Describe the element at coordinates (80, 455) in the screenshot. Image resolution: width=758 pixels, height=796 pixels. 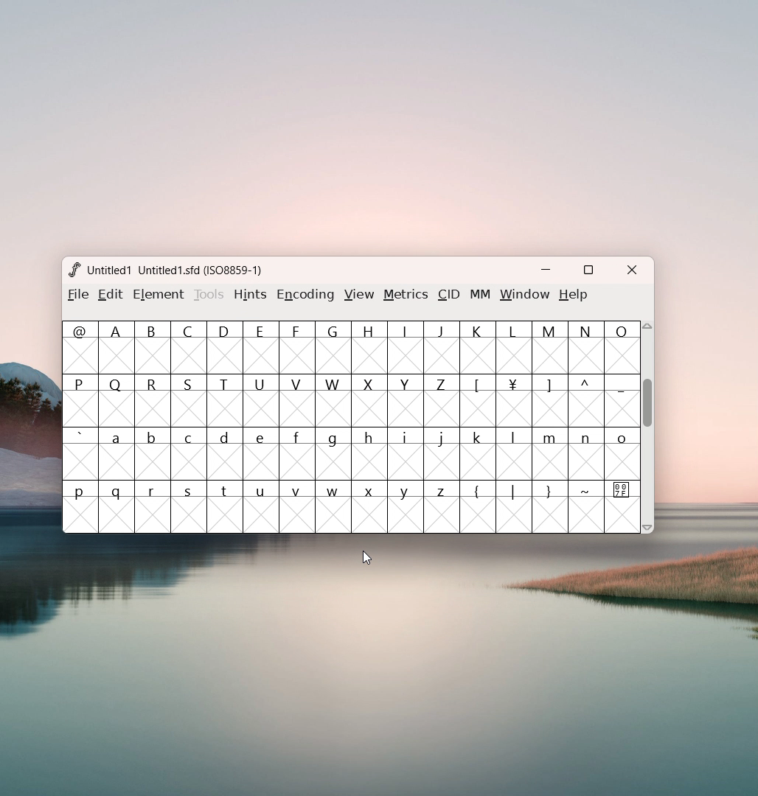
I see ``` at that location.